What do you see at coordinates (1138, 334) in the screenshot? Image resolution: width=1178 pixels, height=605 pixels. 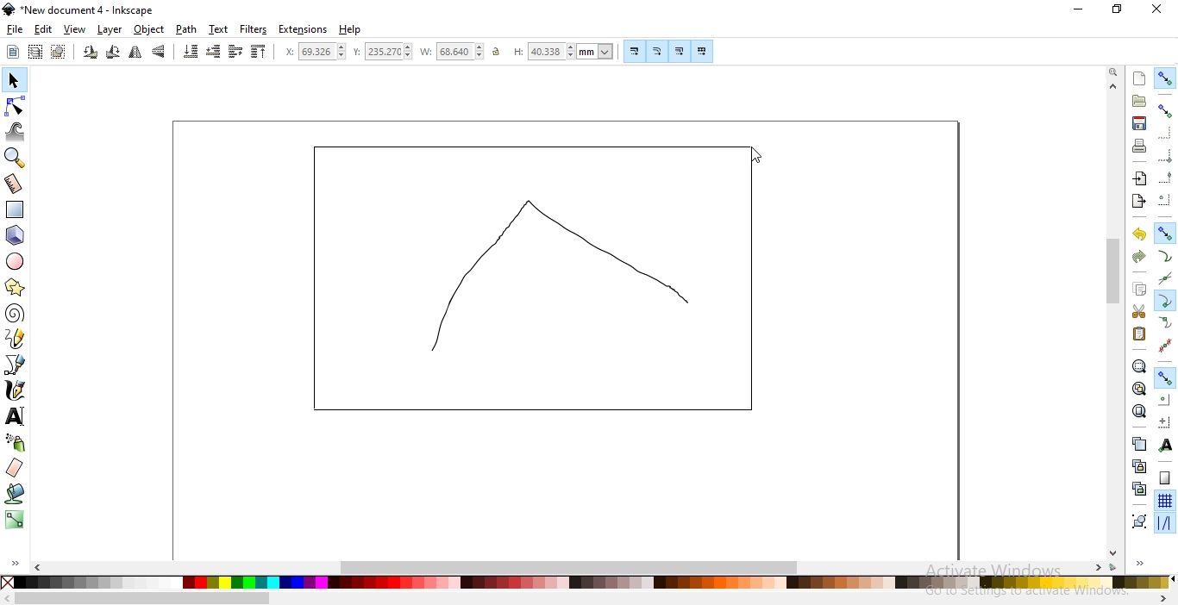 I see `paste` at bounding box center [1138, 334].